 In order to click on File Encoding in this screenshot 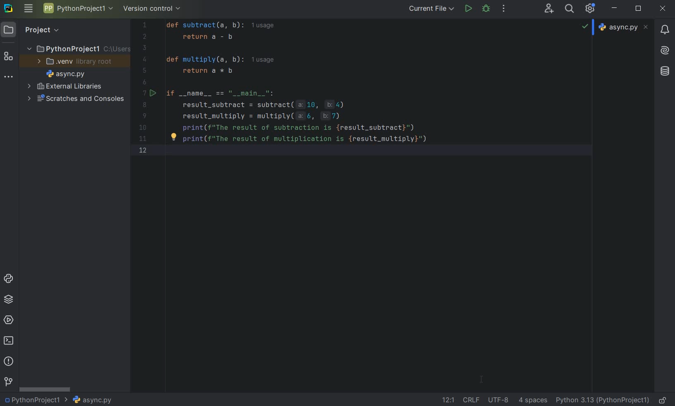, I will do `click(499, 400)`.